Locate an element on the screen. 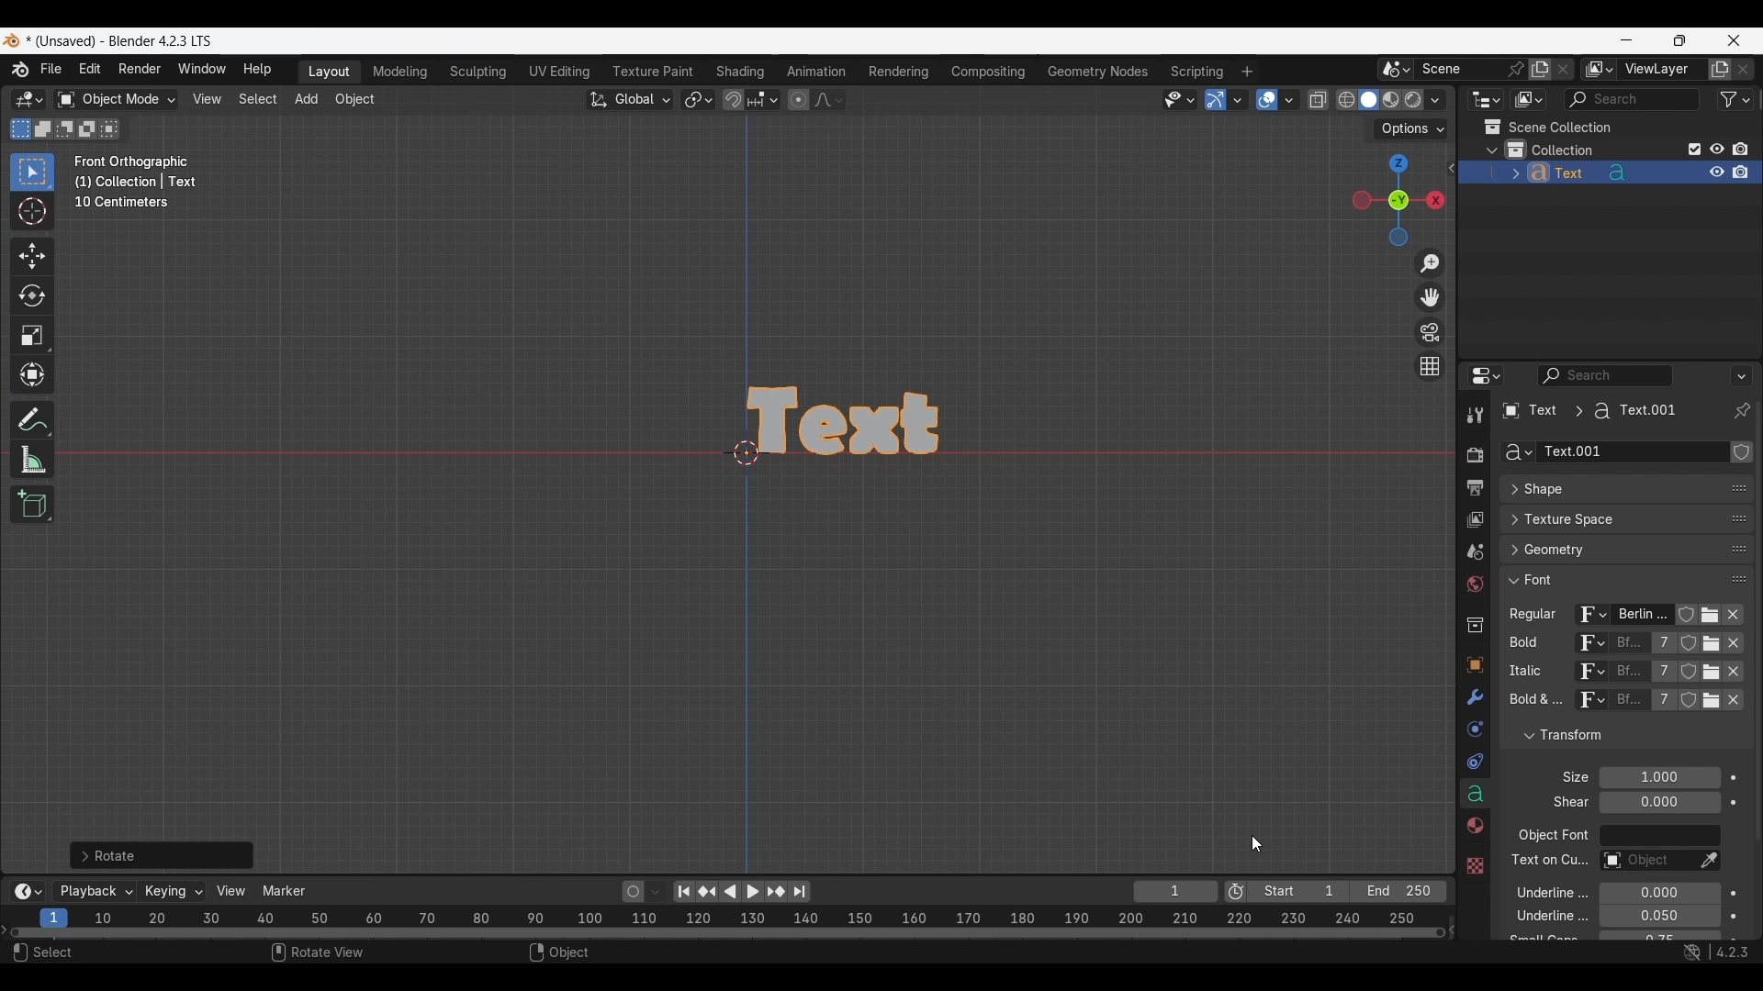 Image resolution: width=1763 pixels, height=991 pixels. Render menu is located at coordinates (140, 70).